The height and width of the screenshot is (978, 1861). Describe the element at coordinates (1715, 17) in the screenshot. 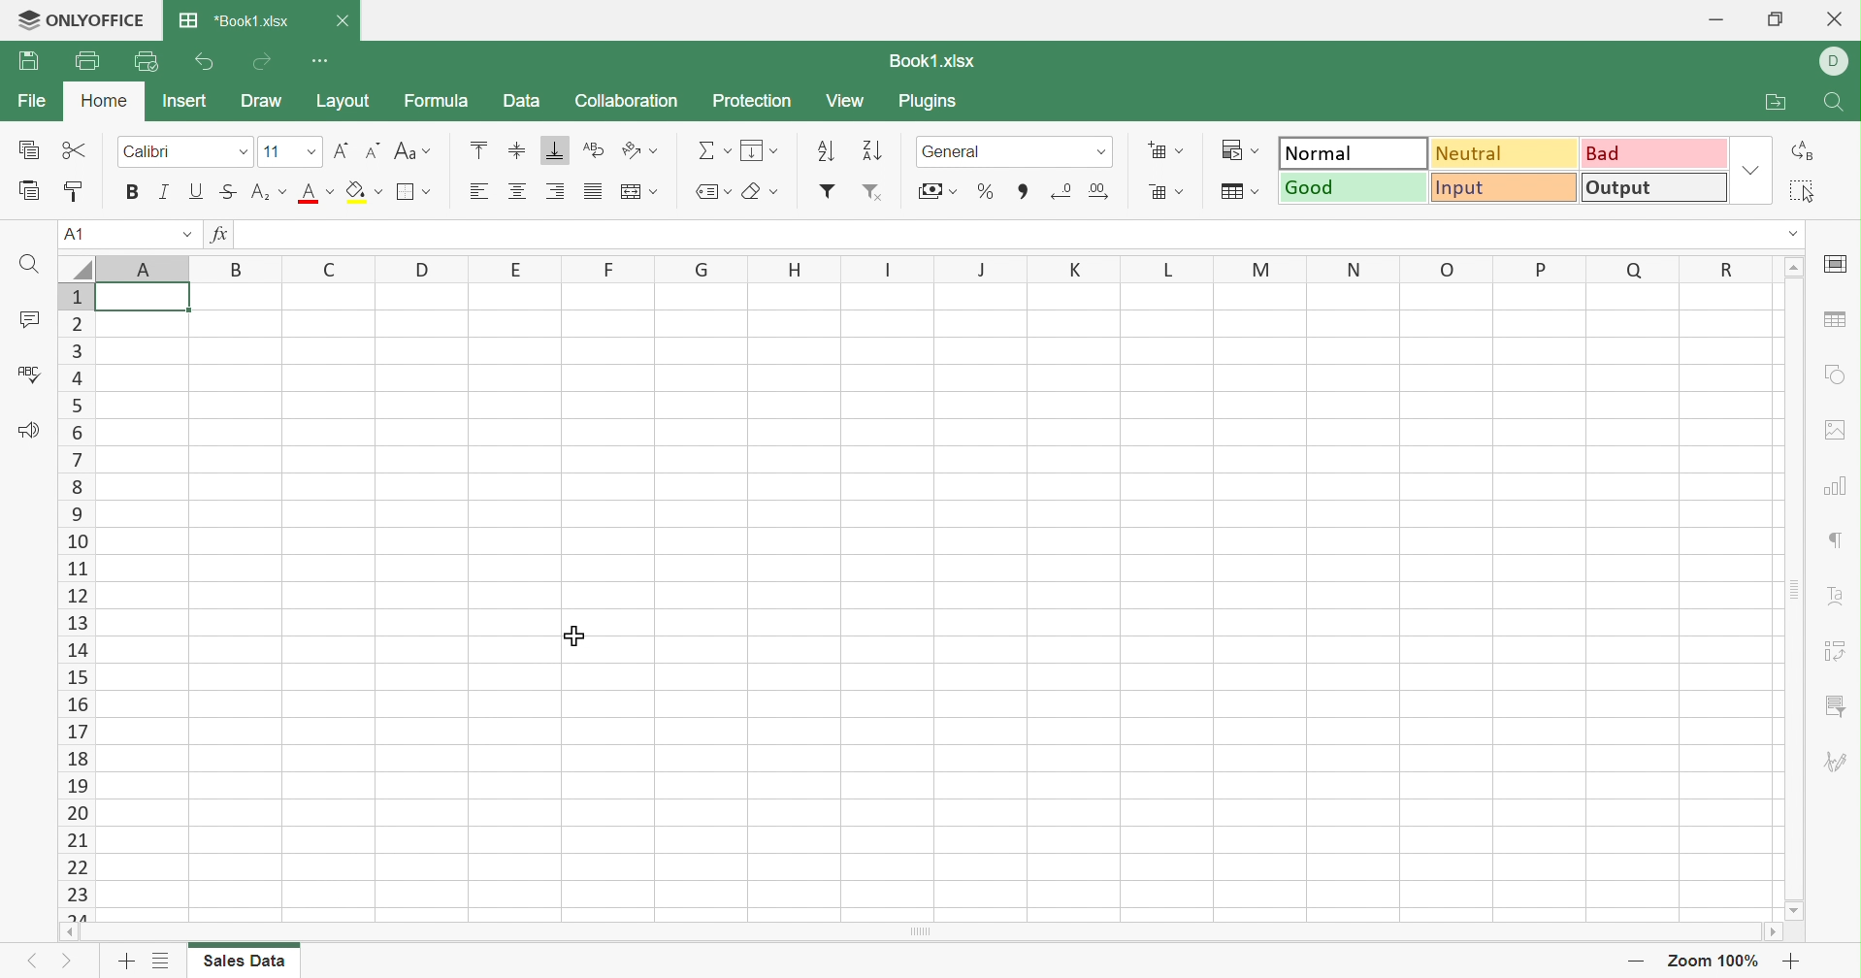

I see `Minimize` at that location.